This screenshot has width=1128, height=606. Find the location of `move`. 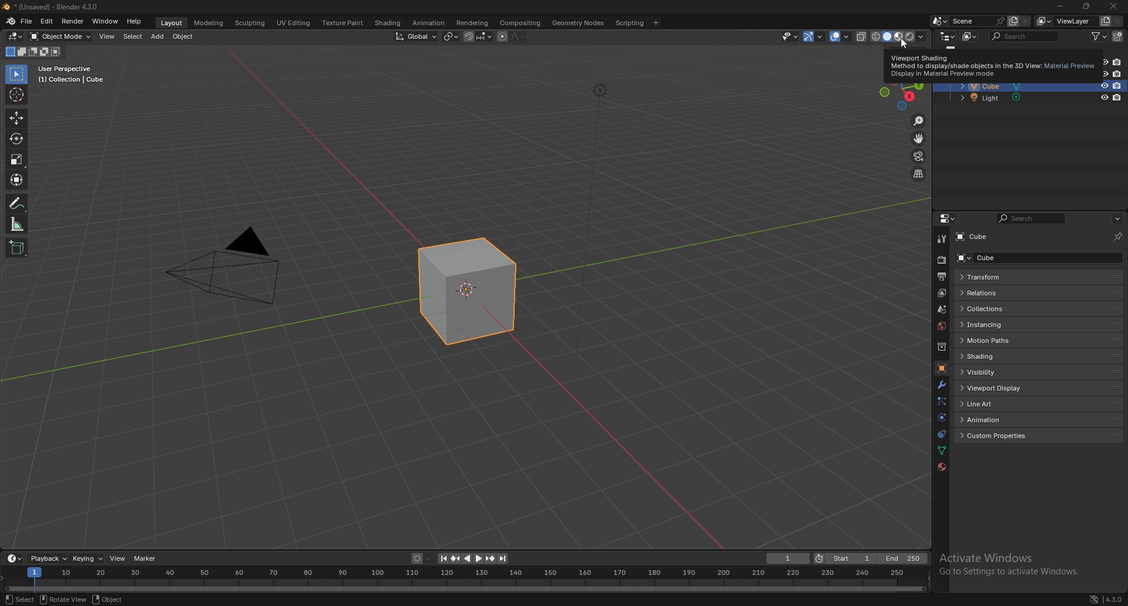

move is located at coordinates (919, 139).